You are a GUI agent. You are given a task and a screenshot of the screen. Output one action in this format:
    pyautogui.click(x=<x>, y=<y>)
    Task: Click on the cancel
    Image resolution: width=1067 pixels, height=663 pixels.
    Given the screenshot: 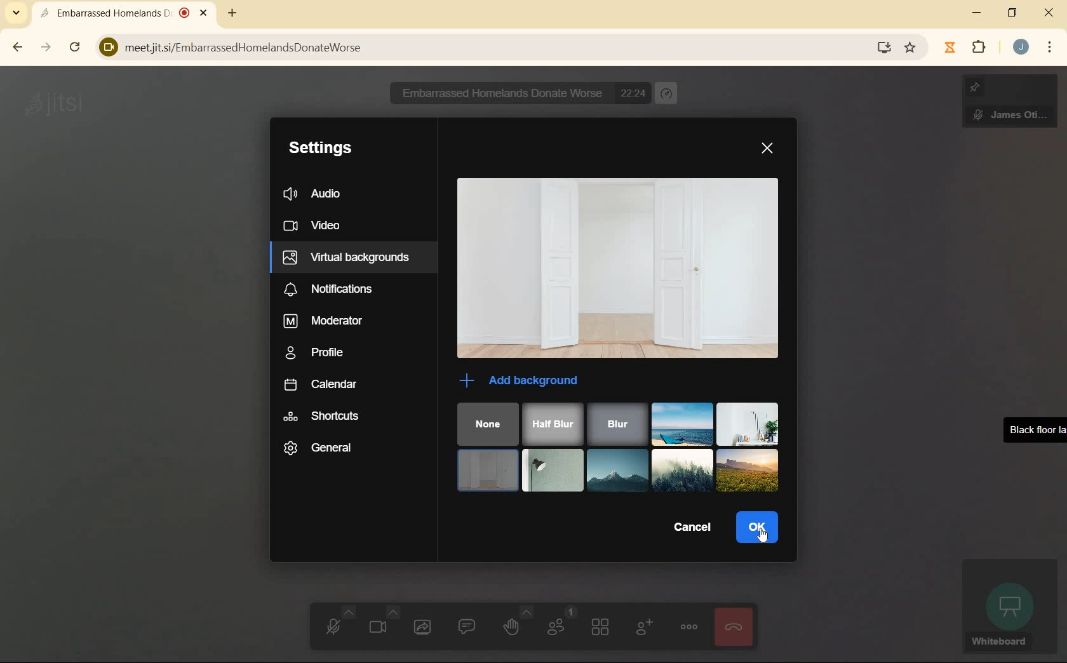 What is the action you would take?
    pyautogui.click(x=689, y=528)
    